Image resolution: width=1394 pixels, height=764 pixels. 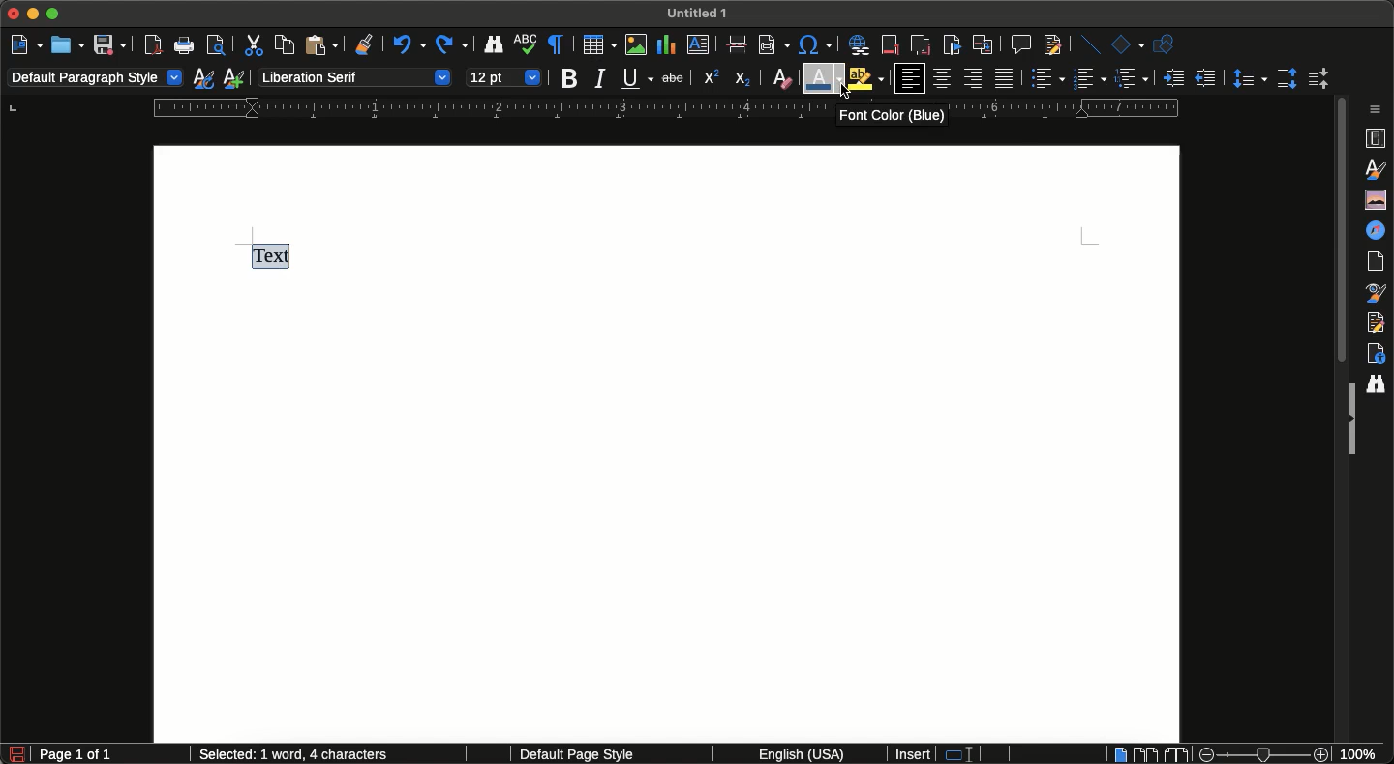 What do you see at coordinates (306, 755) in the screenshot?
I see `Word and character count` at bounding box center [306, 755].